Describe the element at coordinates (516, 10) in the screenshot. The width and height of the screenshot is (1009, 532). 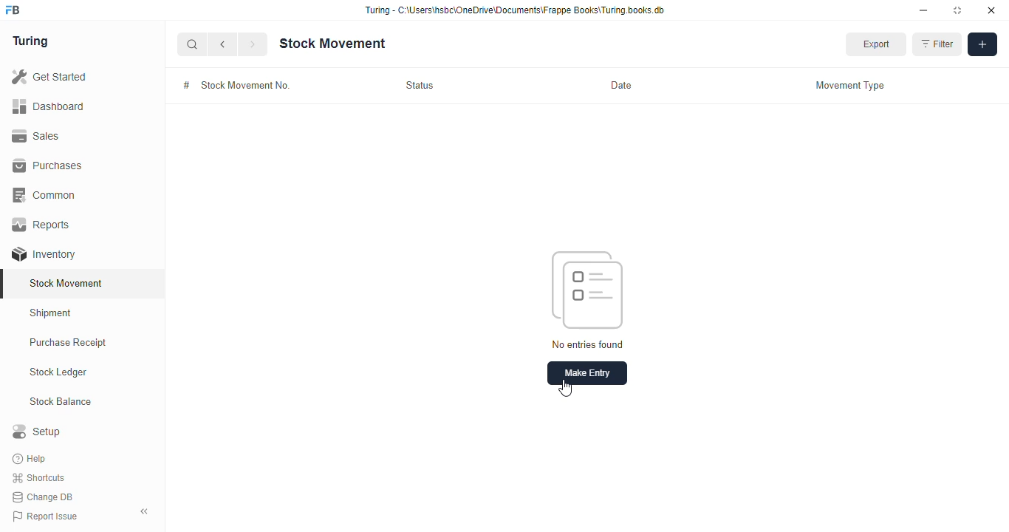
I see `Turing - C:\Users\nsbc\OneDrive\Documents\Frappe Books\Turing books.db` at that location.